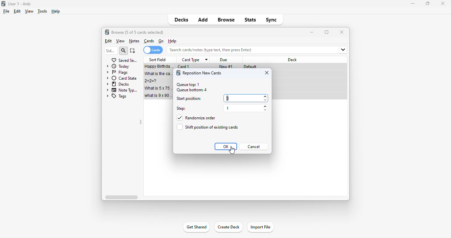  Describe the element at coordinates (181, 109) in the screenshot. I see `step:` at that location.